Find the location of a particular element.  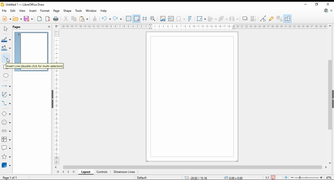

helplines while moving is located at coordinates (145, 19).